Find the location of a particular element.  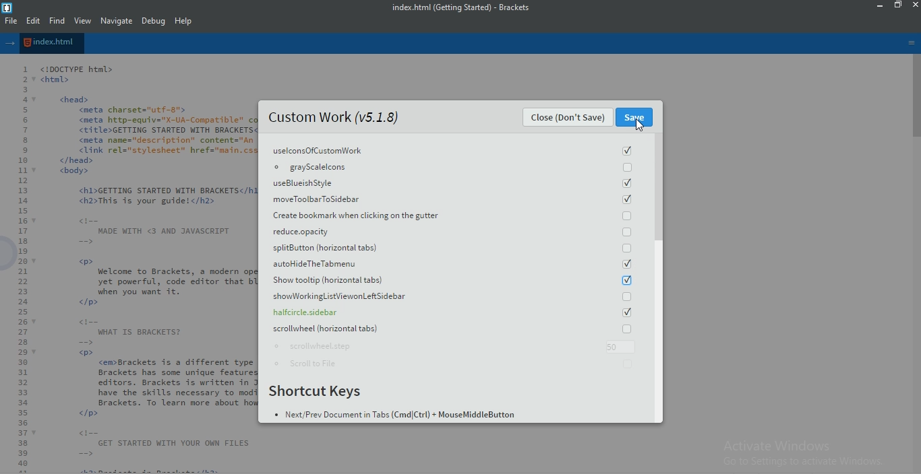

navigate is located at coordinates (117, 21).